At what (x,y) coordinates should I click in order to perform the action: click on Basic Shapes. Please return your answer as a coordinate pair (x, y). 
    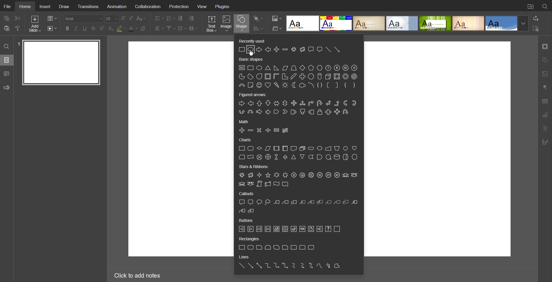
    Looking at the image, I should click on (298, 74).